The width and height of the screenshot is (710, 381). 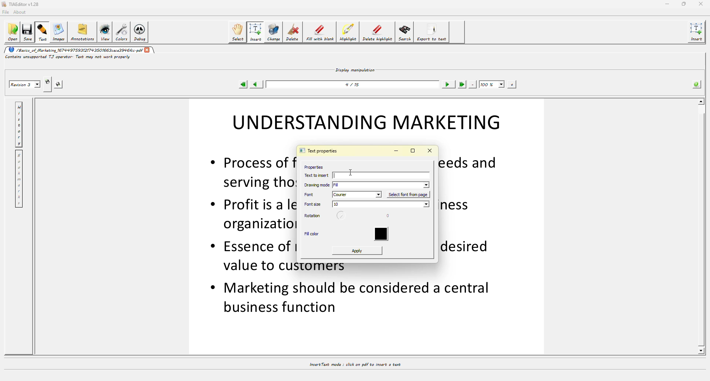 What do you see at coordinates (69, 58) in the screenshot?
I see `contains unsupported TJ operator text may not work properly` at bounding box center [69, 58].